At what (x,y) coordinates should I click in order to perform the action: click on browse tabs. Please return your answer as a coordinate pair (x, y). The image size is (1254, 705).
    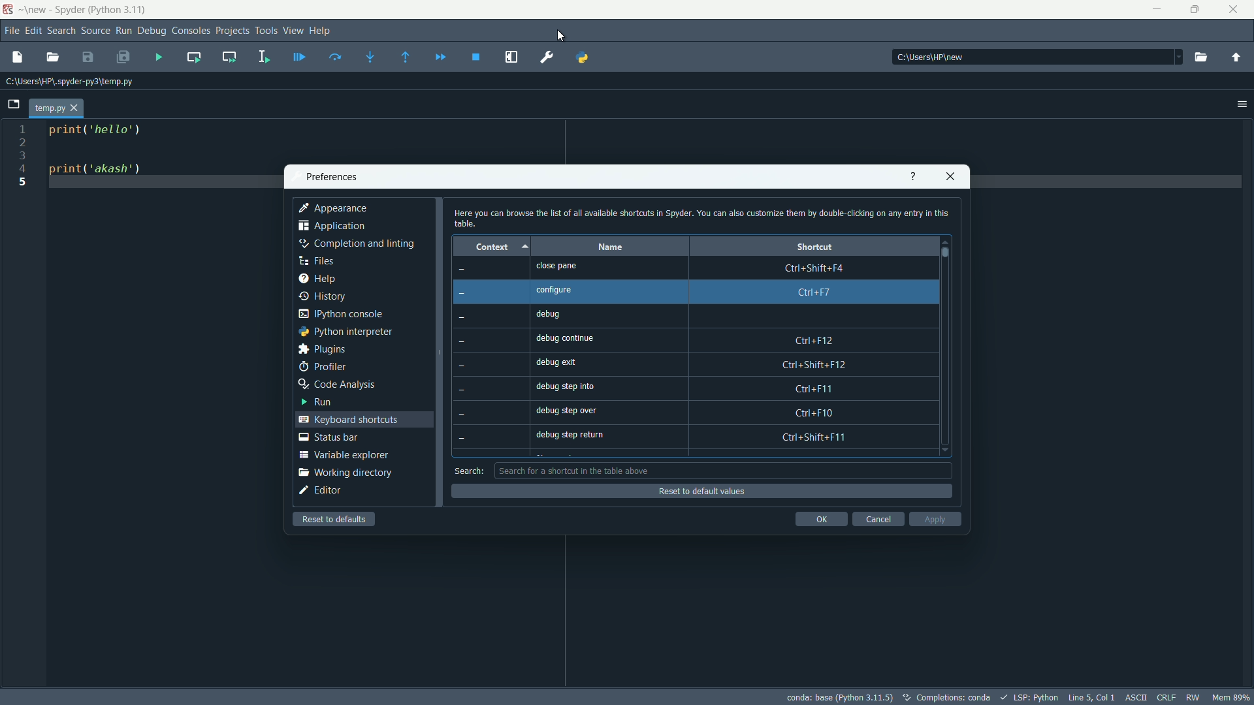
    Looking at the image, I should click on (13, 104).